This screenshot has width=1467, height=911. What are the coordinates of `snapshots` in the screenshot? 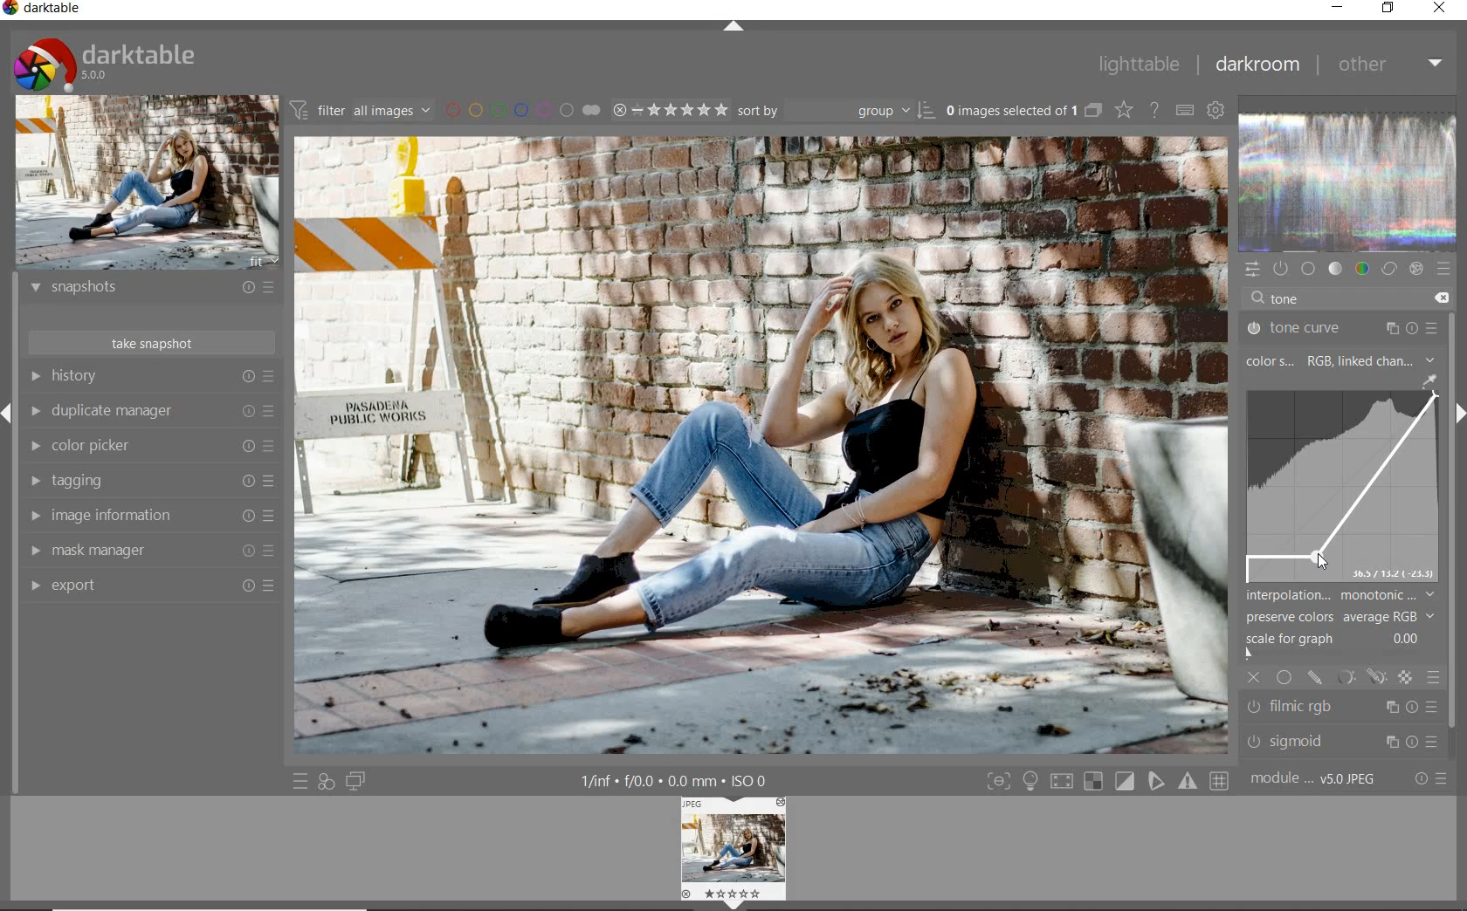 It's located at (151, 291).